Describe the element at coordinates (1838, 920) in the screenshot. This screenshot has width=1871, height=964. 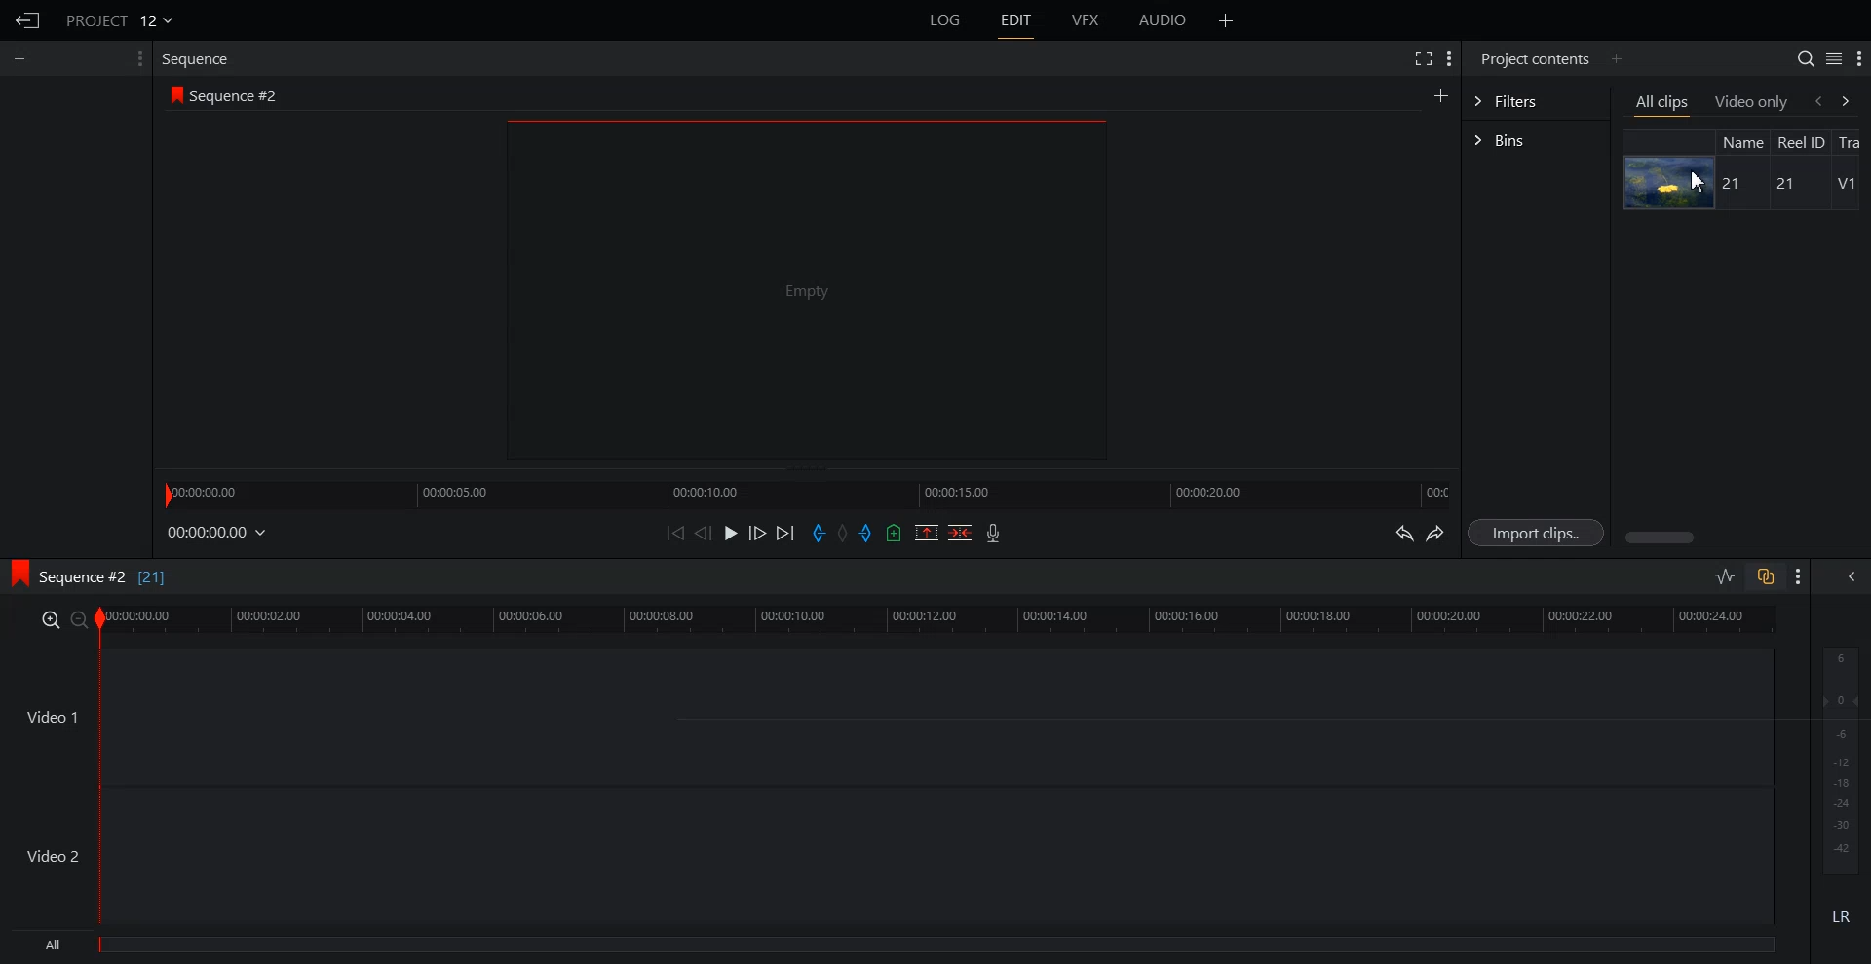
I see `LR` at that location.